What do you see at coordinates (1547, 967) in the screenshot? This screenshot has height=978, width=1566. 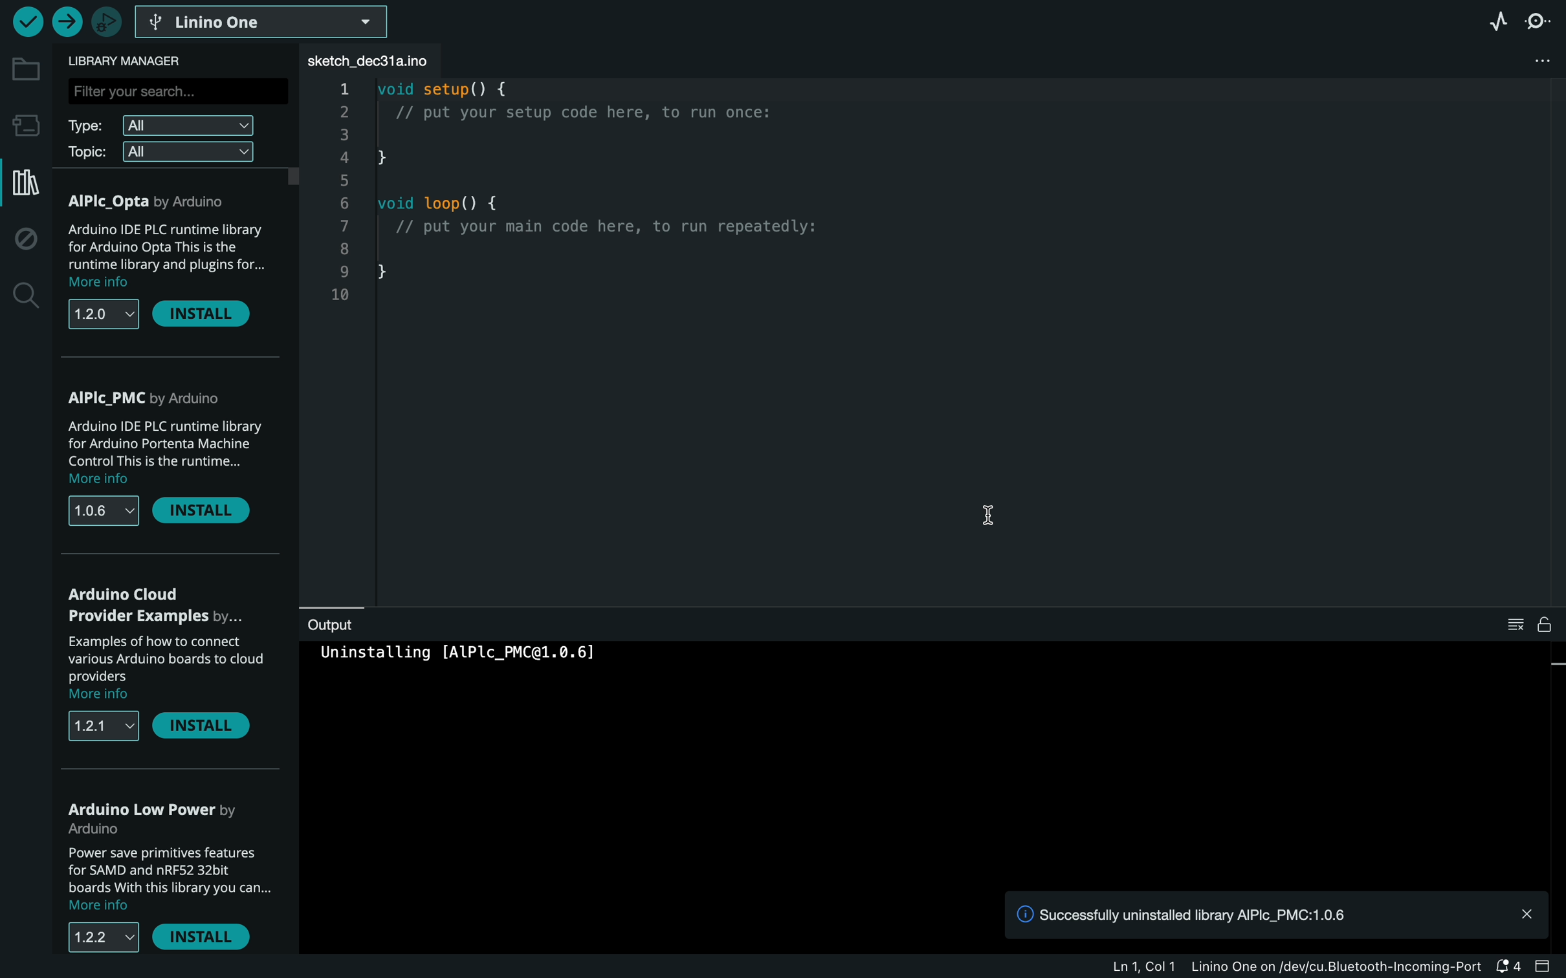 I see `close bar` at bounding box center [1547, 967].